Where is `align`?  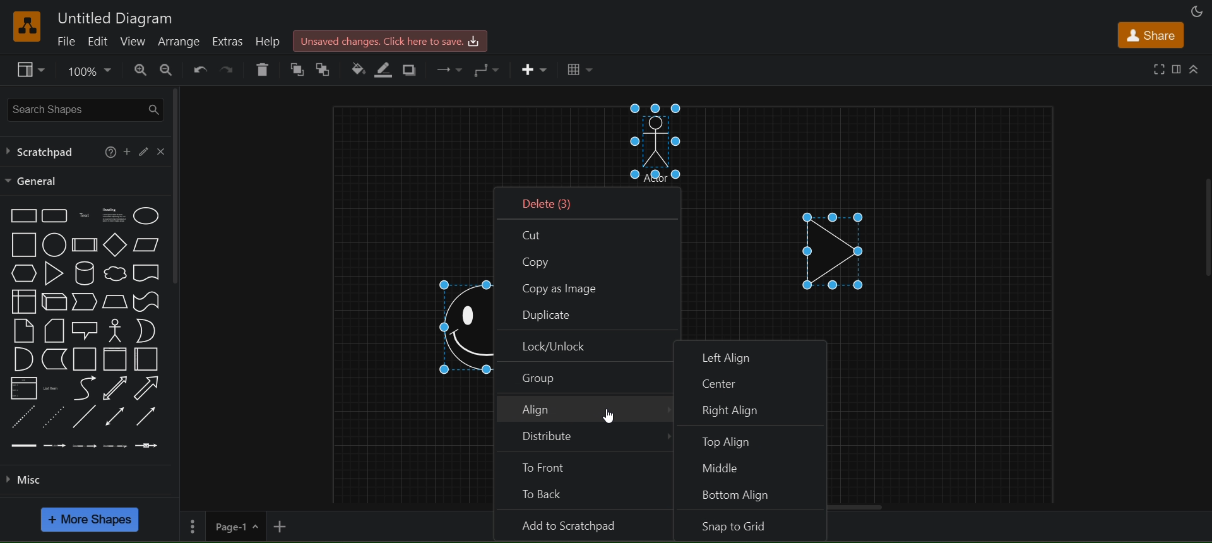 align is located at coordinates (586, 410).